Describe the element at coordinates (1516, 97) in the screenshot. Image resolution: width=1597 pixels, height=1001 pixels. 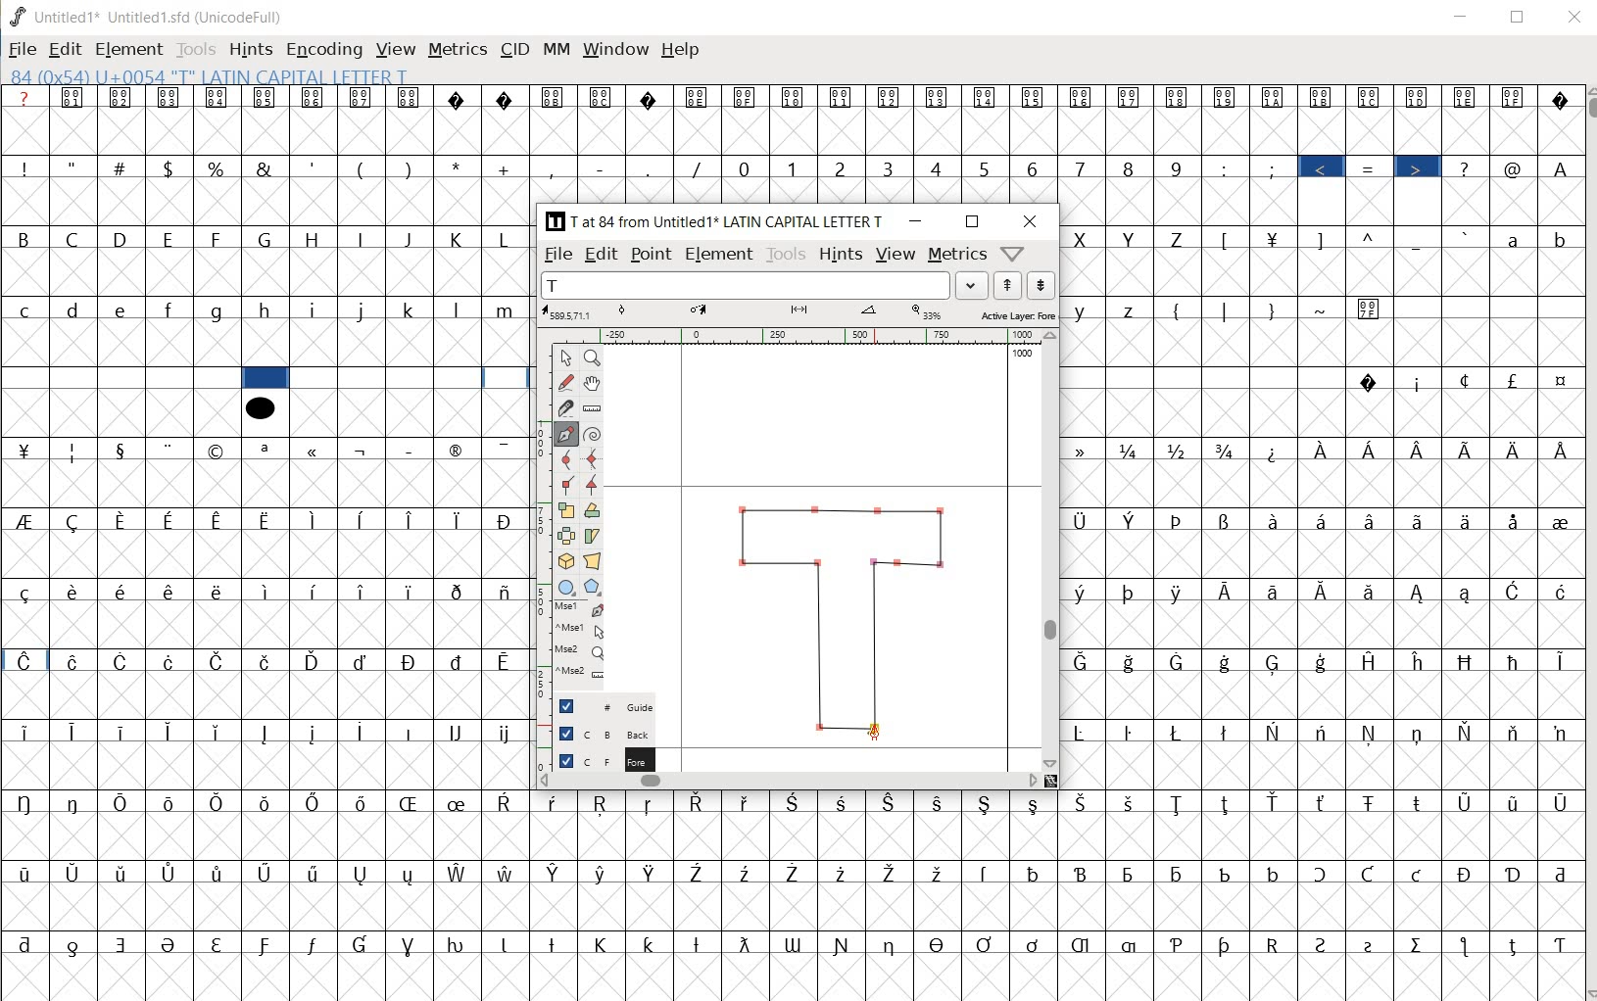
I see `Symbol` at that location.